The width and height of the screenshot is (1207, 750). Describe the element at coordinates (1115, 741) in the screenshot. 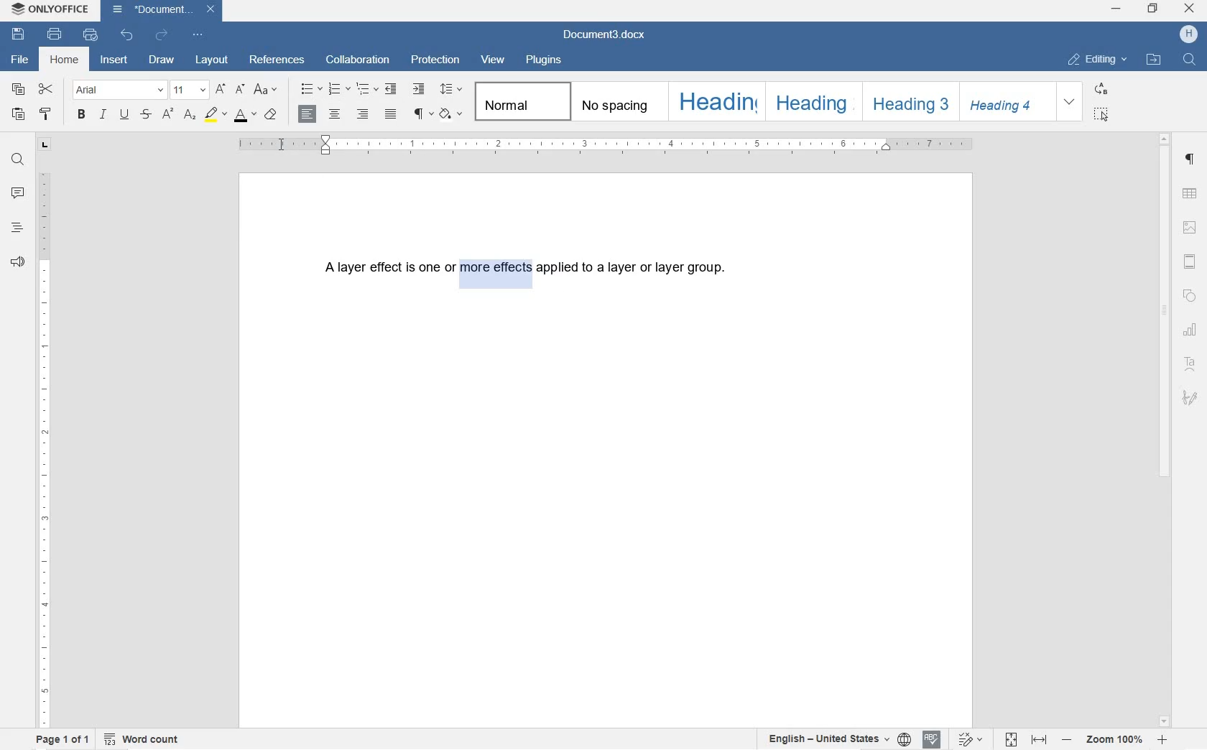

I see `ZOOM IN OR OUT` at that location.